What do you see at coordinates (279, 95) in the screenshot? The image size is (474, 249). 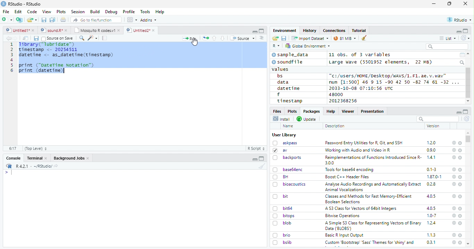 I see `f` at bounding box center [279, 95].